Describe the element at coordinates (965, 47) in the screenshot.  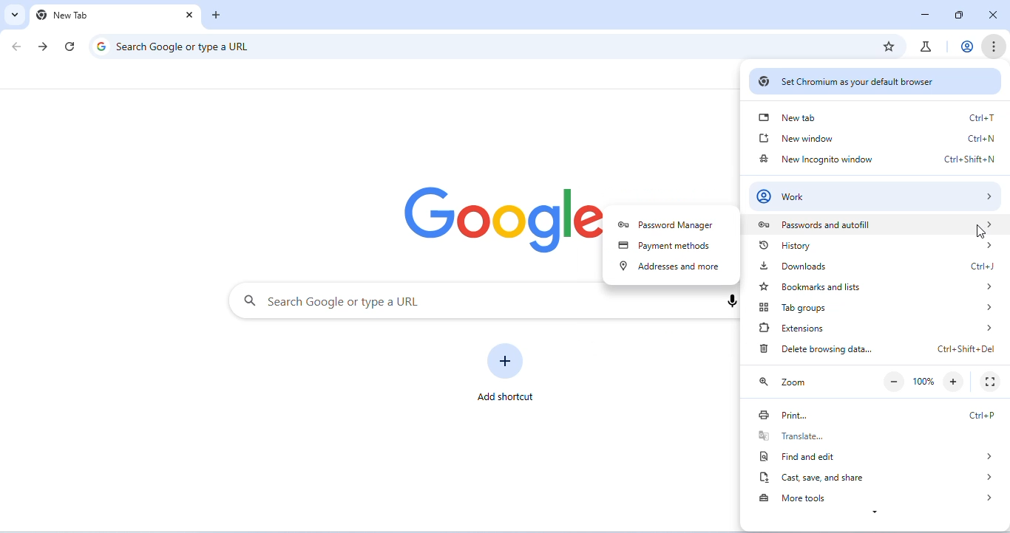
I see `account` at that location.